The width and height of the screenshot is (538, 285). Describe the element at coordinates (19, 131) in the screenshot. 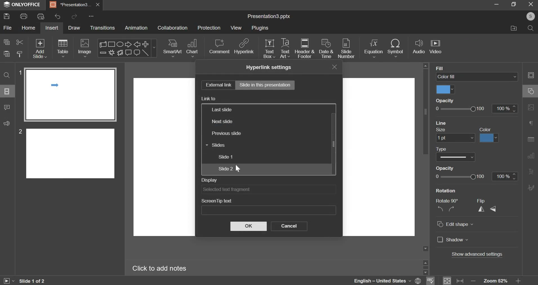

I see `slide number` at that location.